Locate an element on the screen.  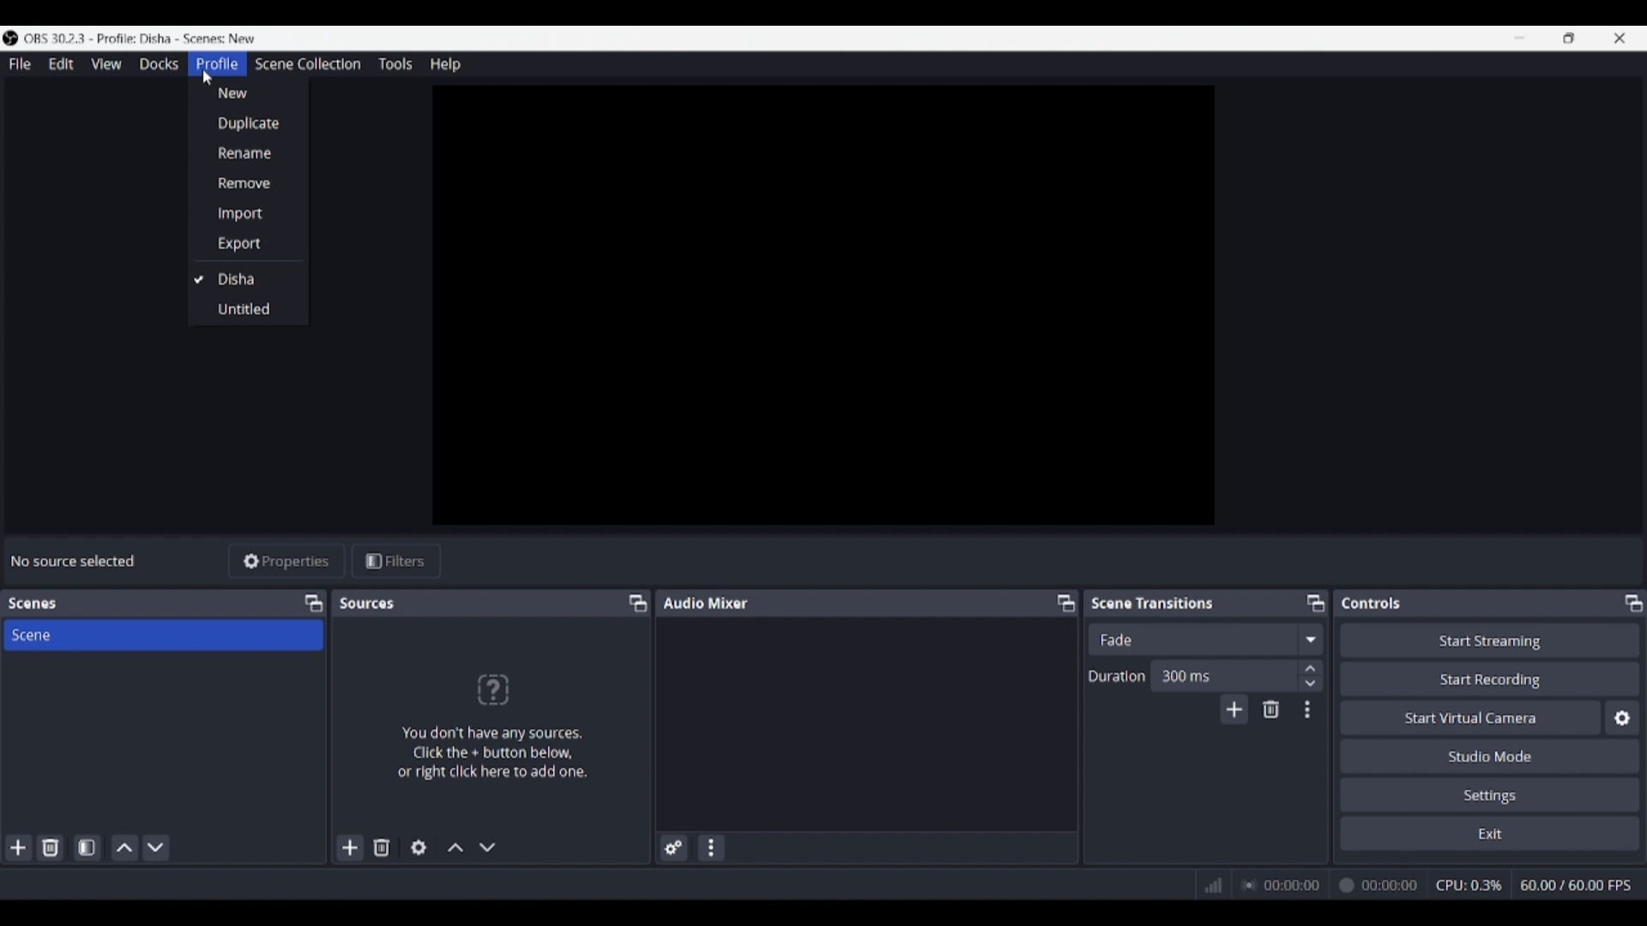
Panel title is located at coordinates (369, 603).